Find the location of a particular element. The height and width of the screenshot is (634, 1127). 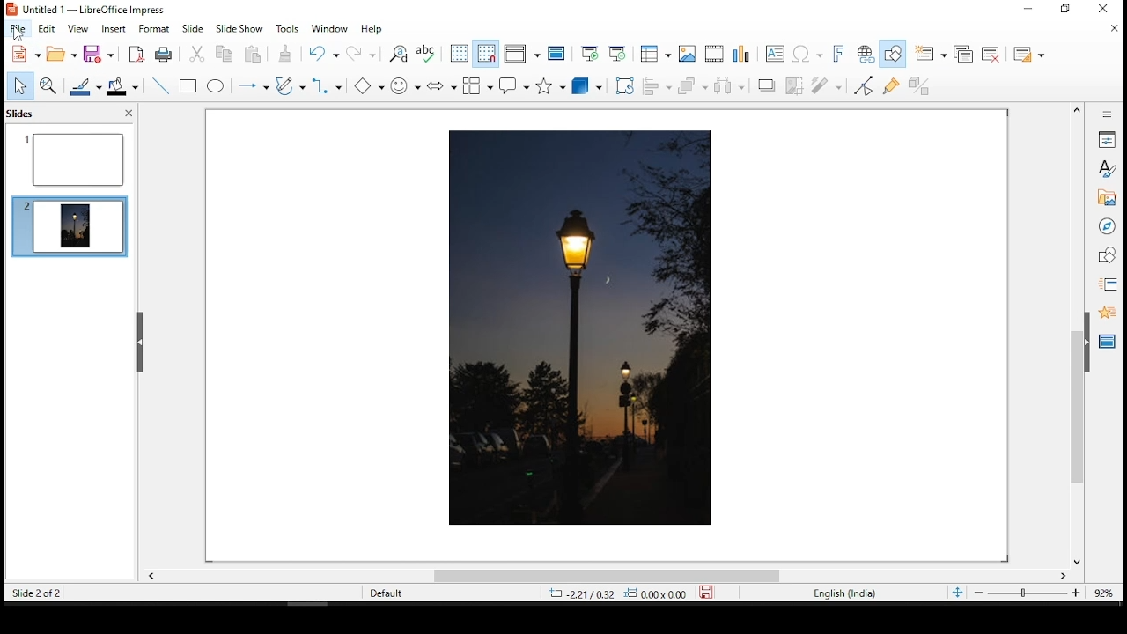

icon and file name is located at coordinates (100, 11).